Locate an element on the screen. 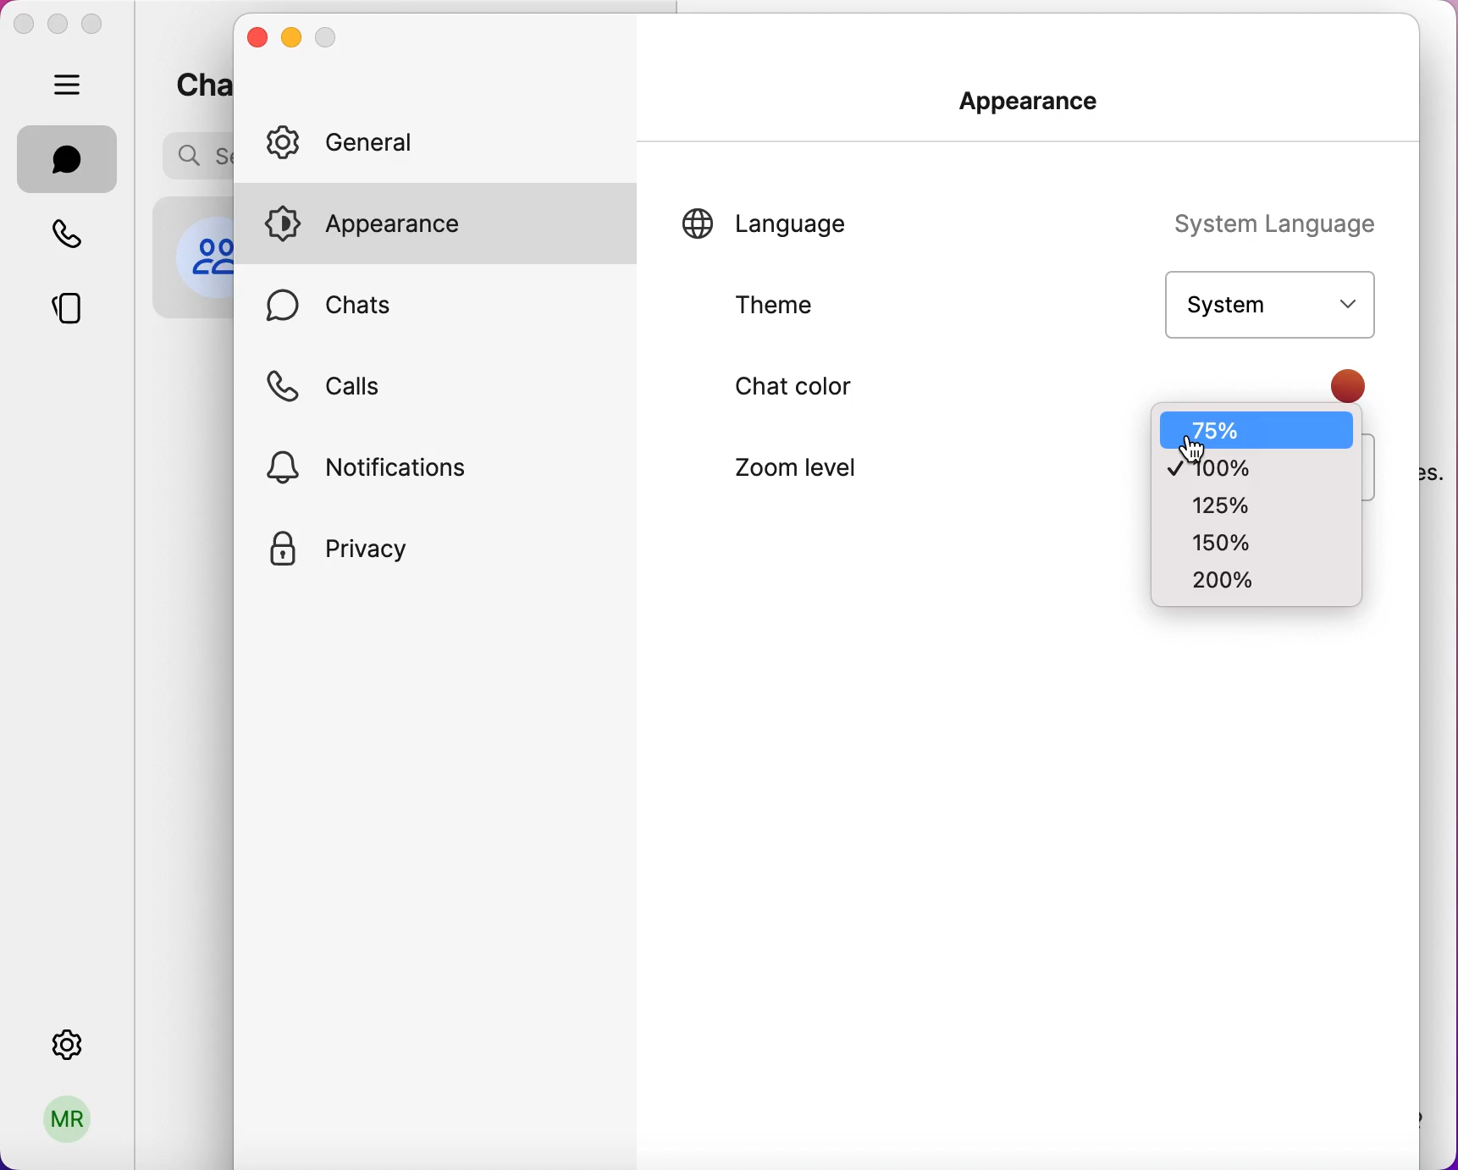 This screenshot has width=1458, height=1170. language is located at coordinates (805, 228).